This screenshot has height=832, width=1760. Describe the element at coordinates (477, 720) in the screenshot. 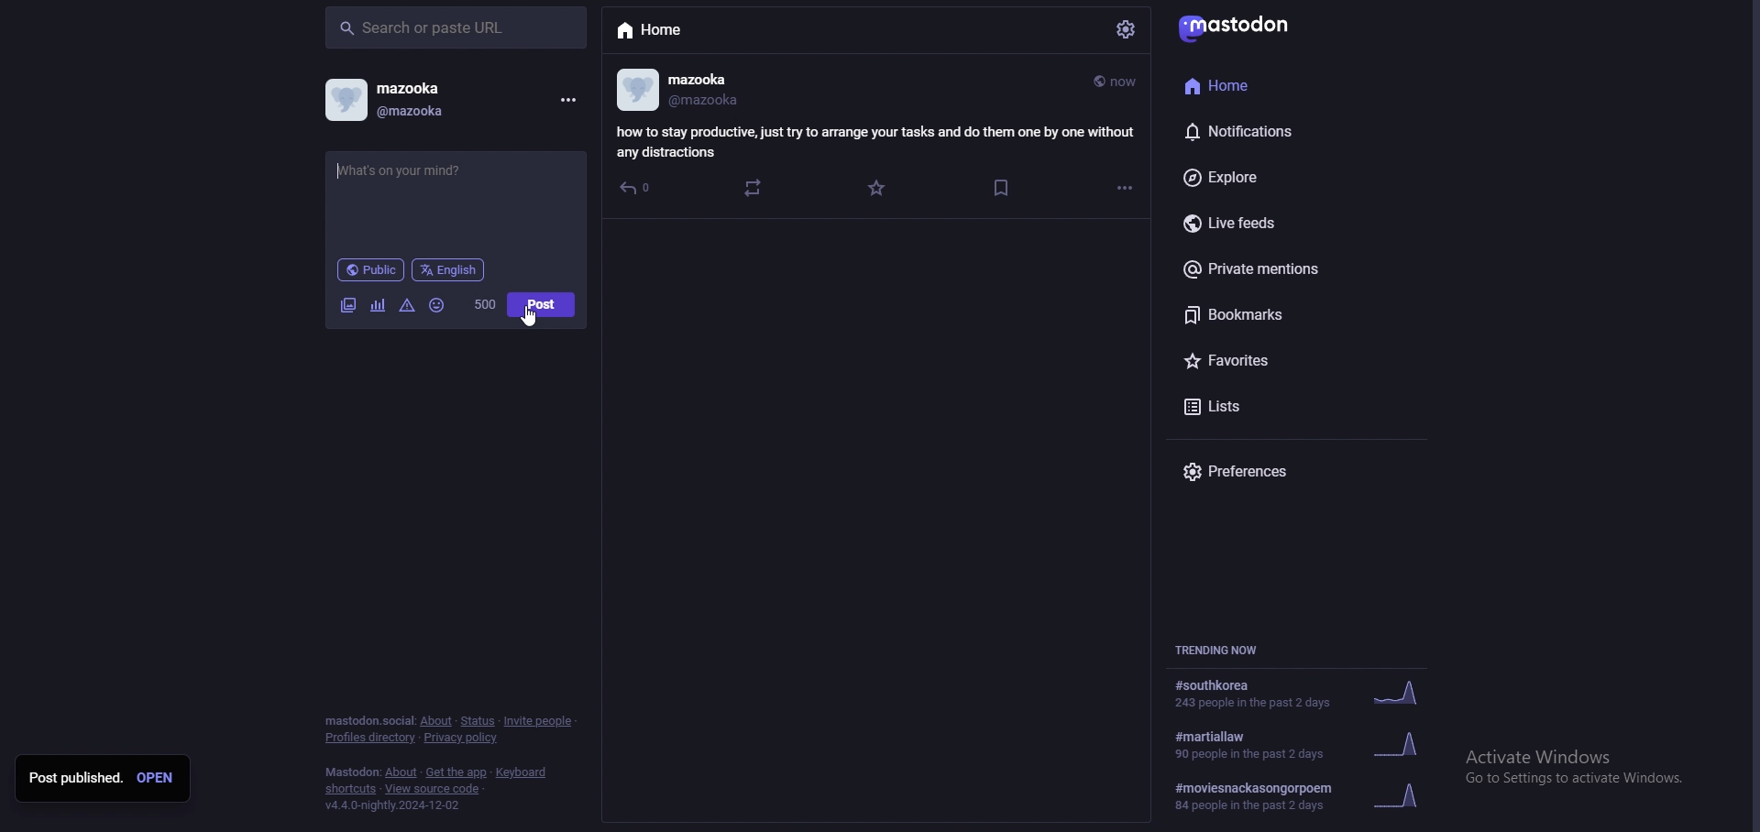

I see `Status` at that location.